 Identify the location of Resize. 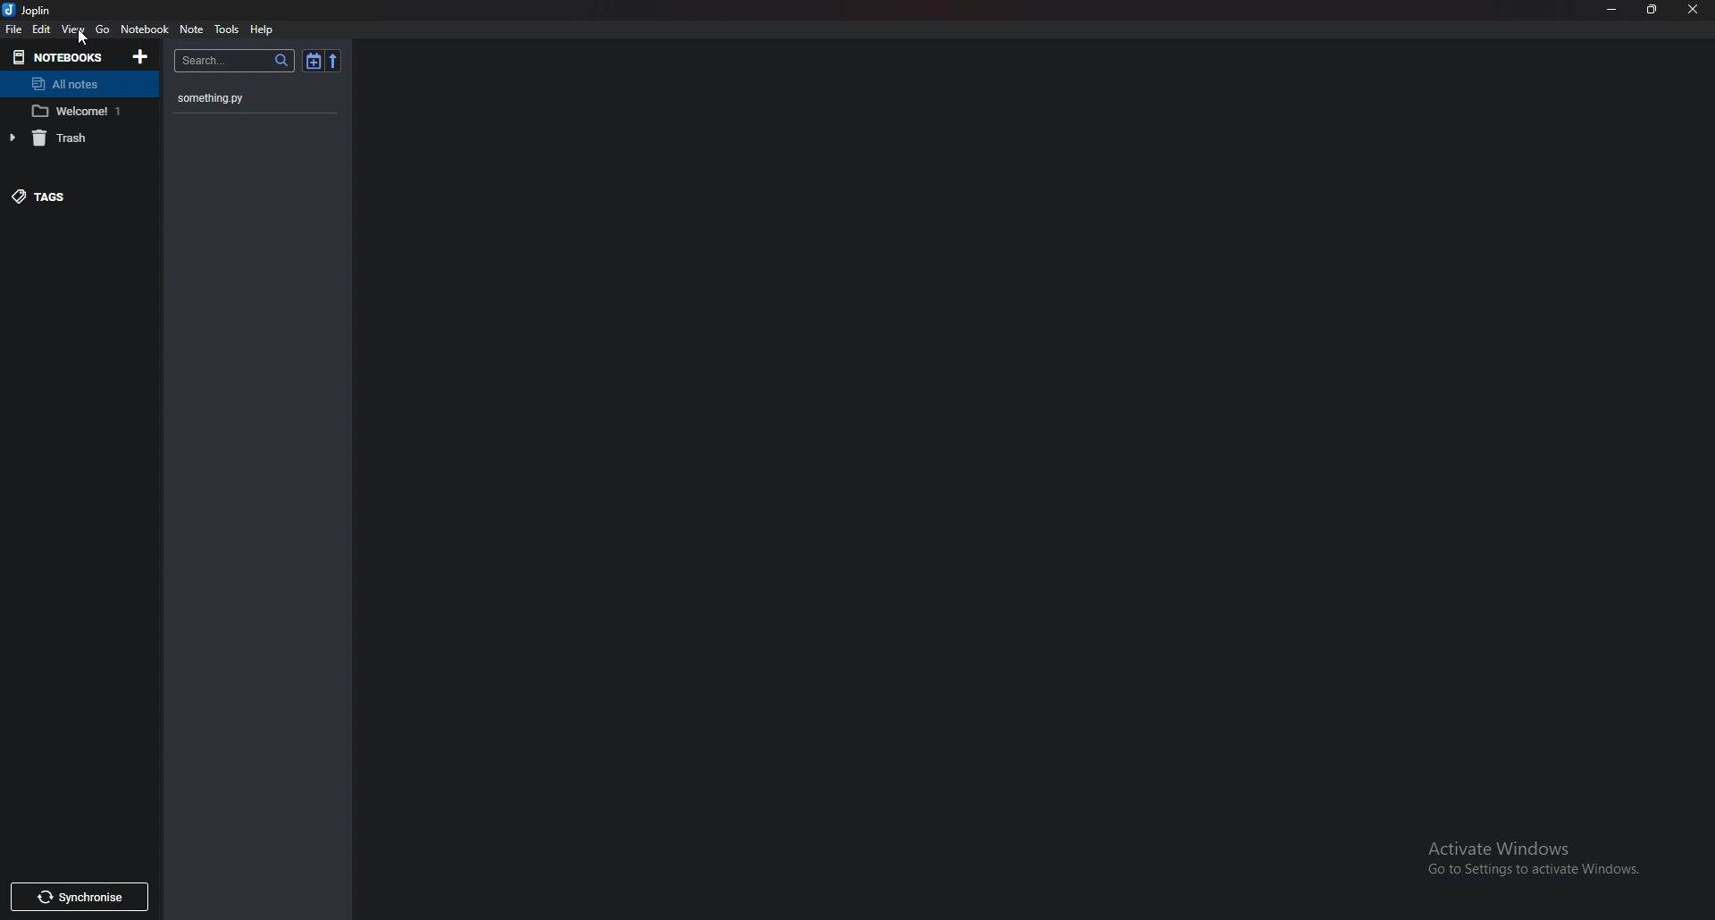
(1652, 10).